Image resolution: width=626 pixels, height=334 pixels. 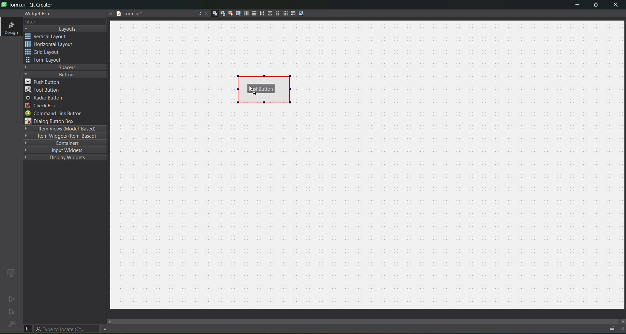 I want to click on grid layout, so click(x=45, y=53).